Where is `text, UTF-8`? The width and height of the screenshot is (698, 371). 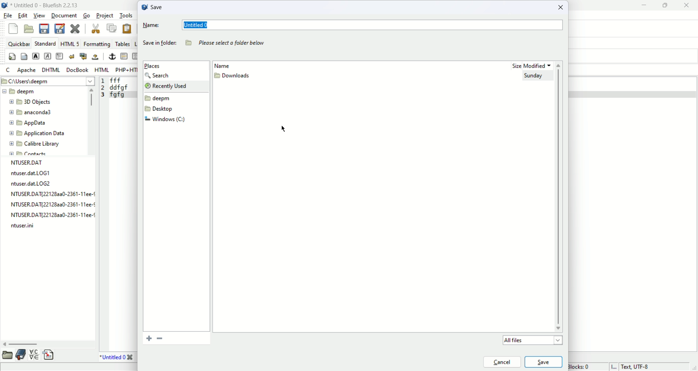
text, UTF-8 is located at coordinates (628, 367).